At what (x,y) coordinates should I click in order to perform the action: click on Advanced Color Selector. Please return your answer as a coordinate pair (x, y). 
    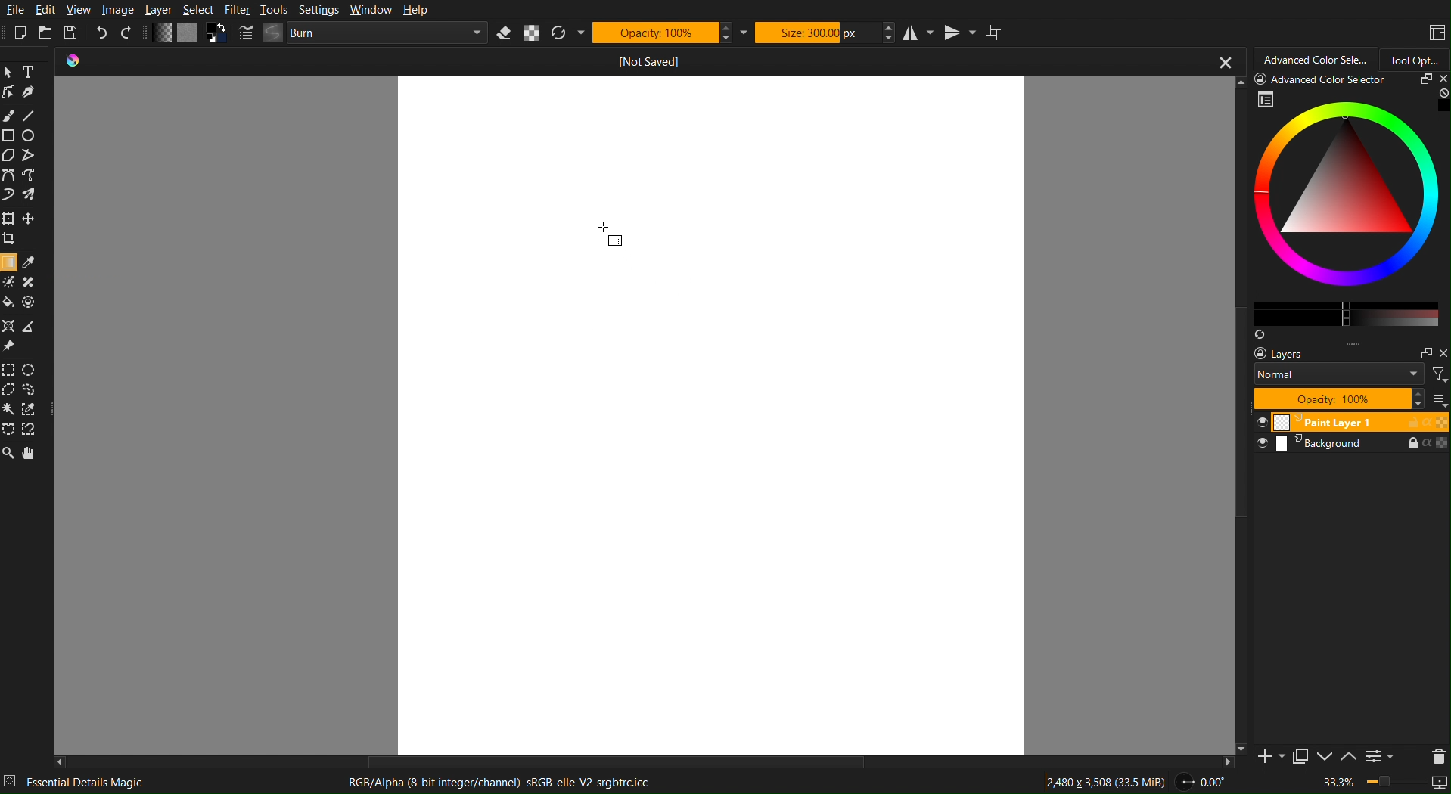
    Looking at the image, I should click on (1314, 58).